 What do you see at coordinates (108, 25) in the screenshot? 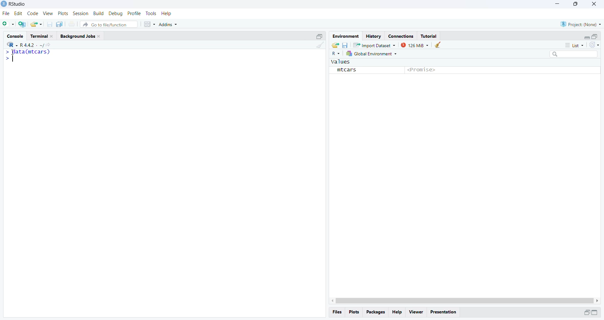
I see `Go to file/function` at bounding box center [108, 25].